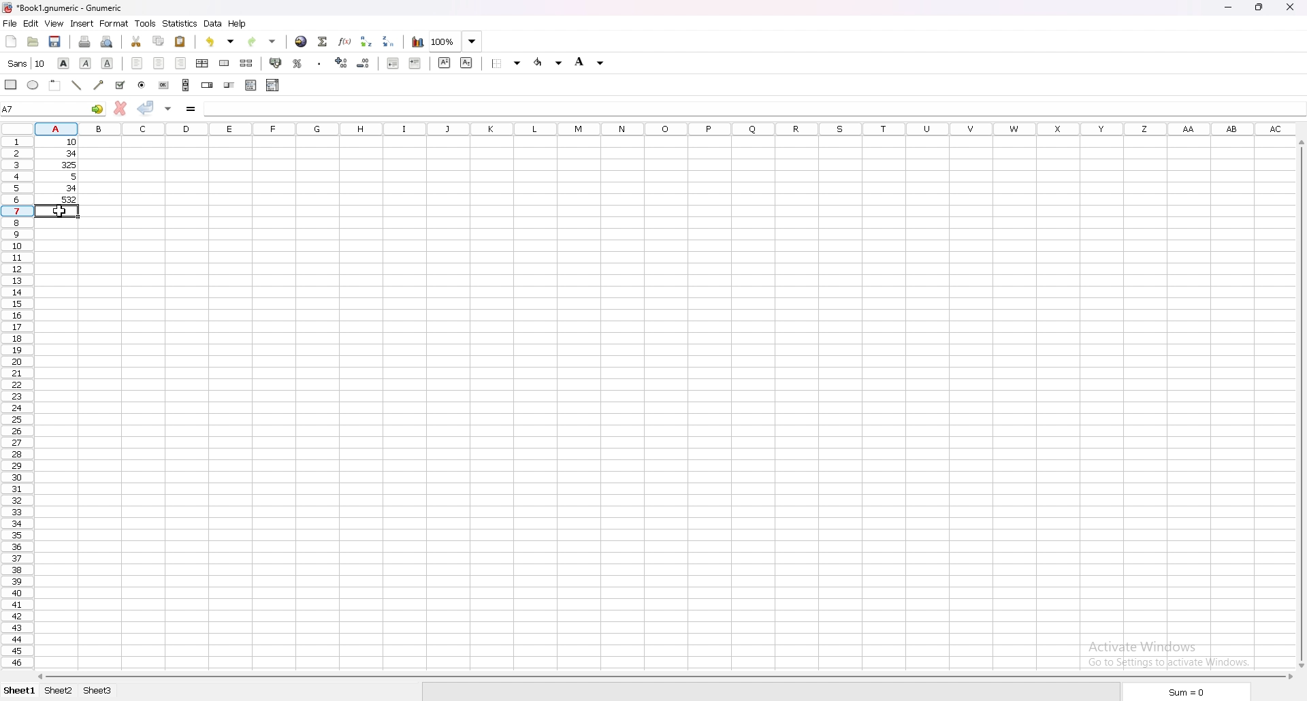 The width and height of the screenshot is (1307, 701). Describe the element at coordinates (145, 108) in the screenshot. I see `accept changes` at that location.